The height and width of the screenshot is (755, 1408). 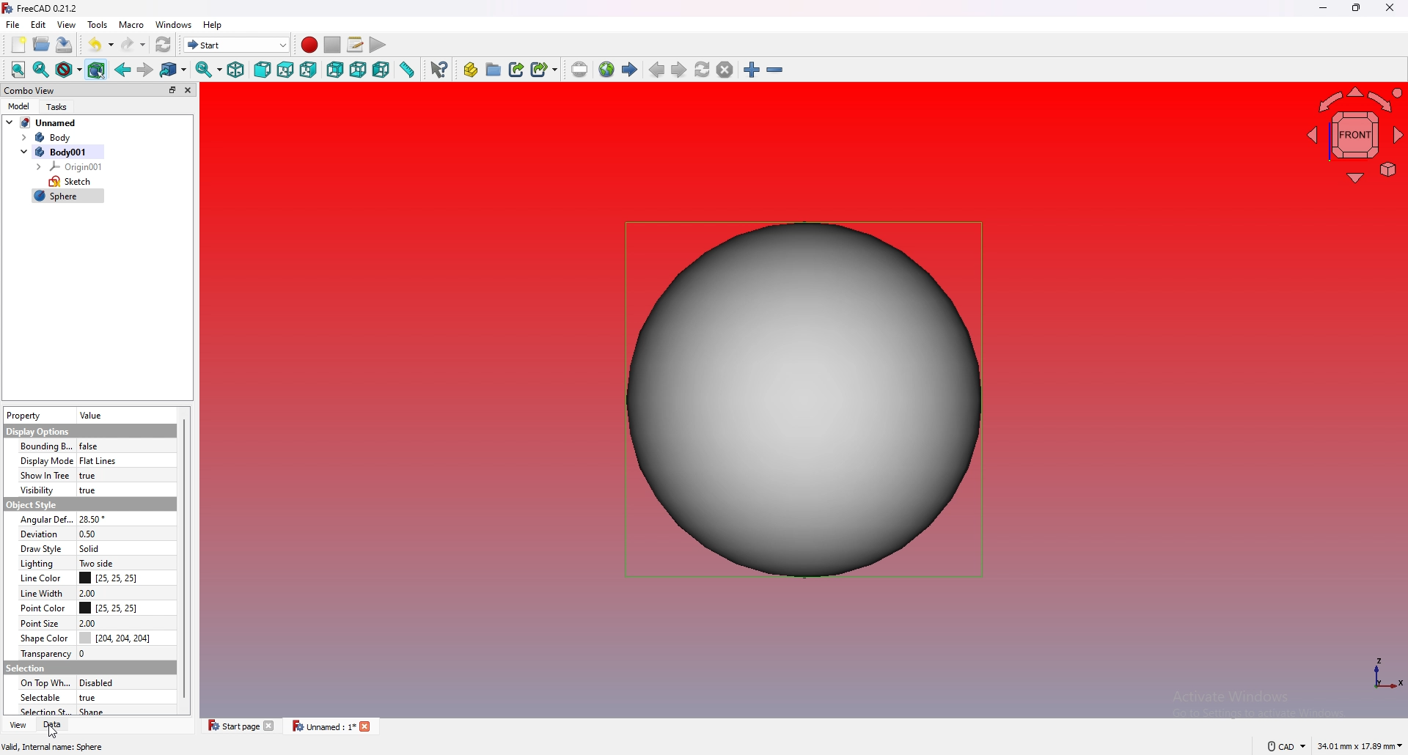 What do you see at coordinates (238, 725) in the screenshot?
I see `tab 1` at bounding box center [238, 725].